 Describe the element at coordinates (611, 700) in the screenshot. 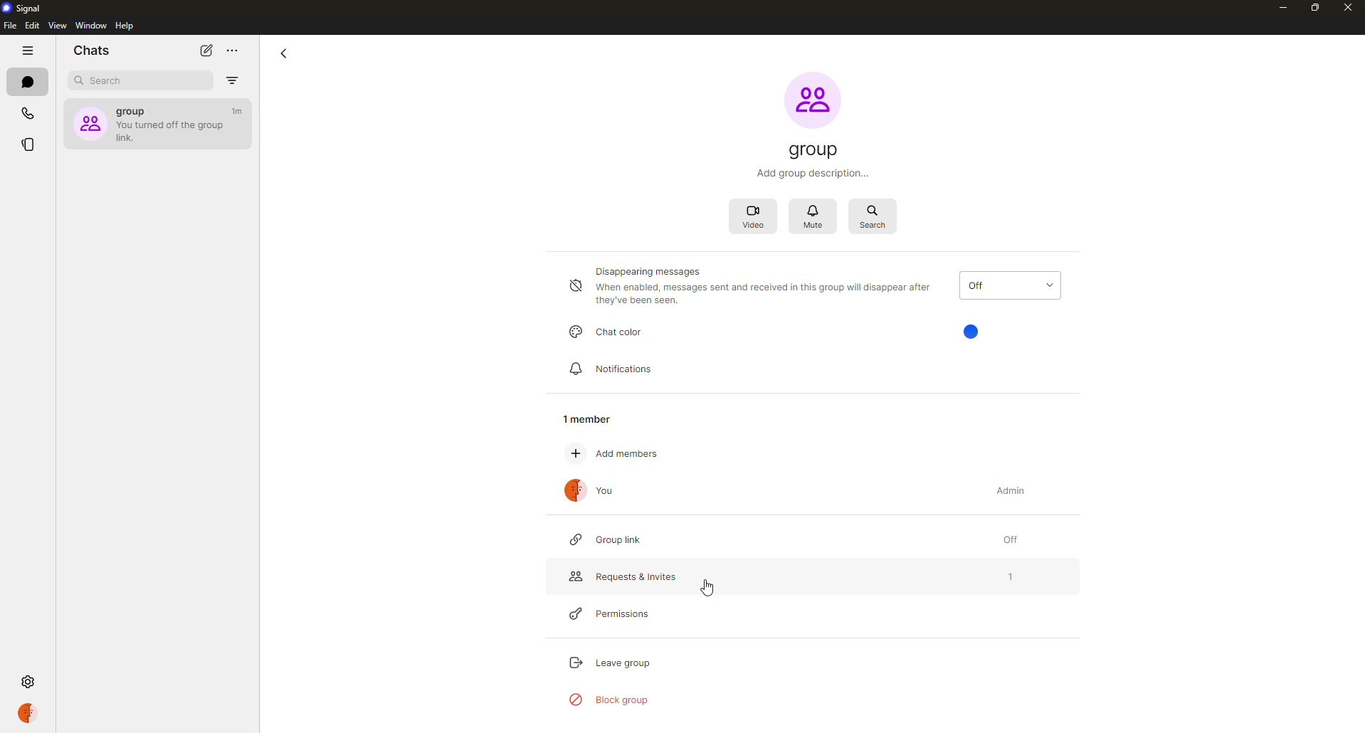

I see `block group` at that location.